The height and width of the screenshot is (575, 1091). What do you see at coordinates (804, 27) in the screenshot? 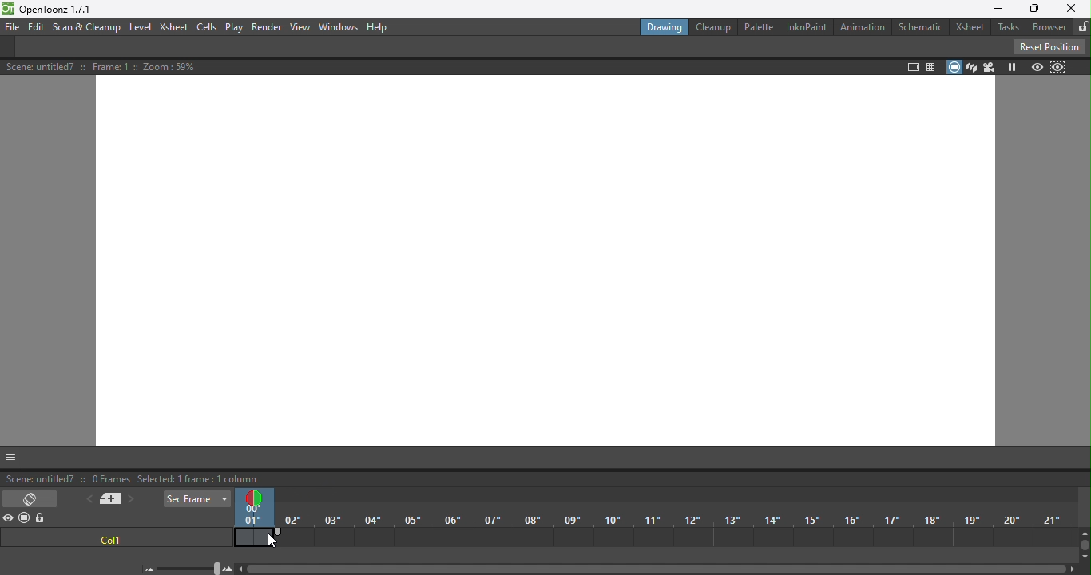
I see `InknPaint` at bounding box center [804, 27].